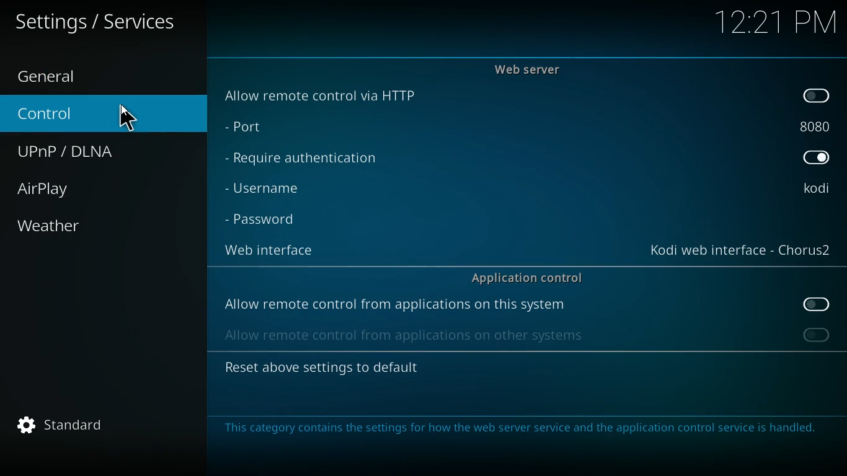  I want to click on require authentication, so click(300, 161).